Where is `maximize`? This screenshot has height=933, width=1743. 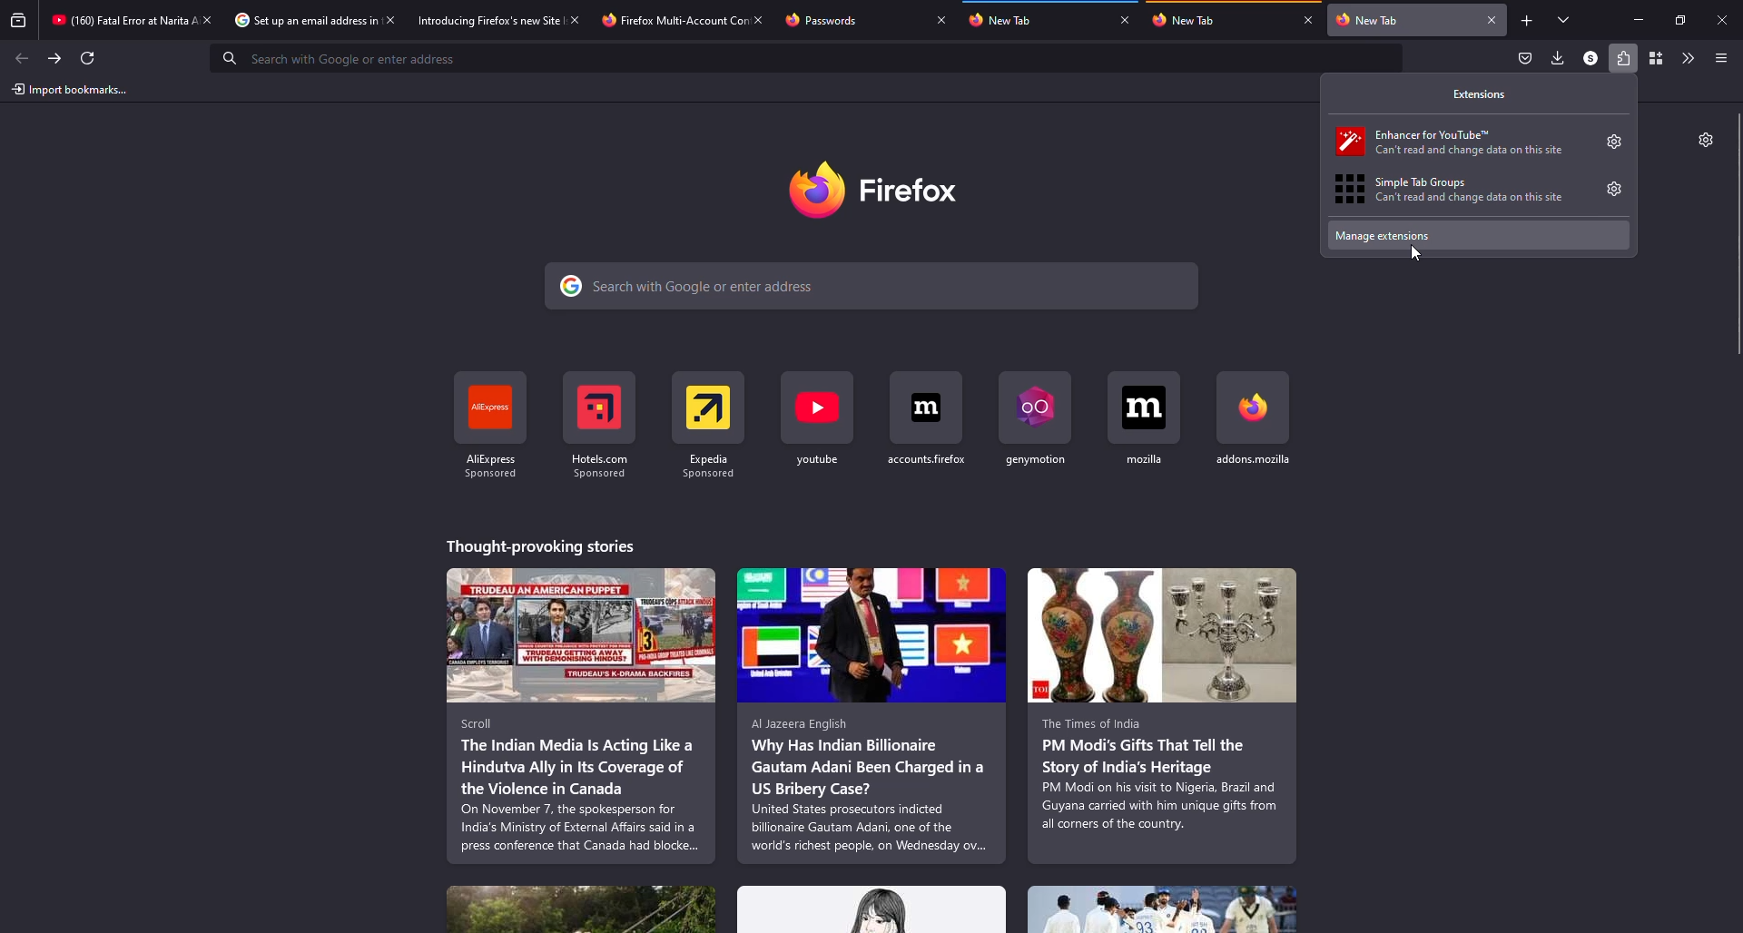
maximize is located at coordinates (1681, 21).